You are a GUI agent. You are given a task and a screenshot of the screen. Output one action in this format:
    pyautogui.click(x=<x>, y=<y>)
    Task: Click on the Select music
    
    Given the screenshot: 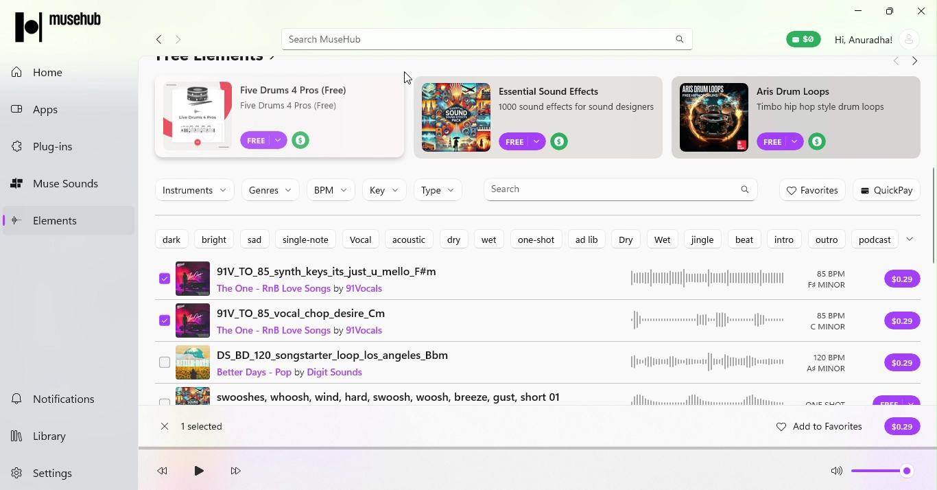 What is the action you would take?
    pyautogui.click(x=166, y=406)
    